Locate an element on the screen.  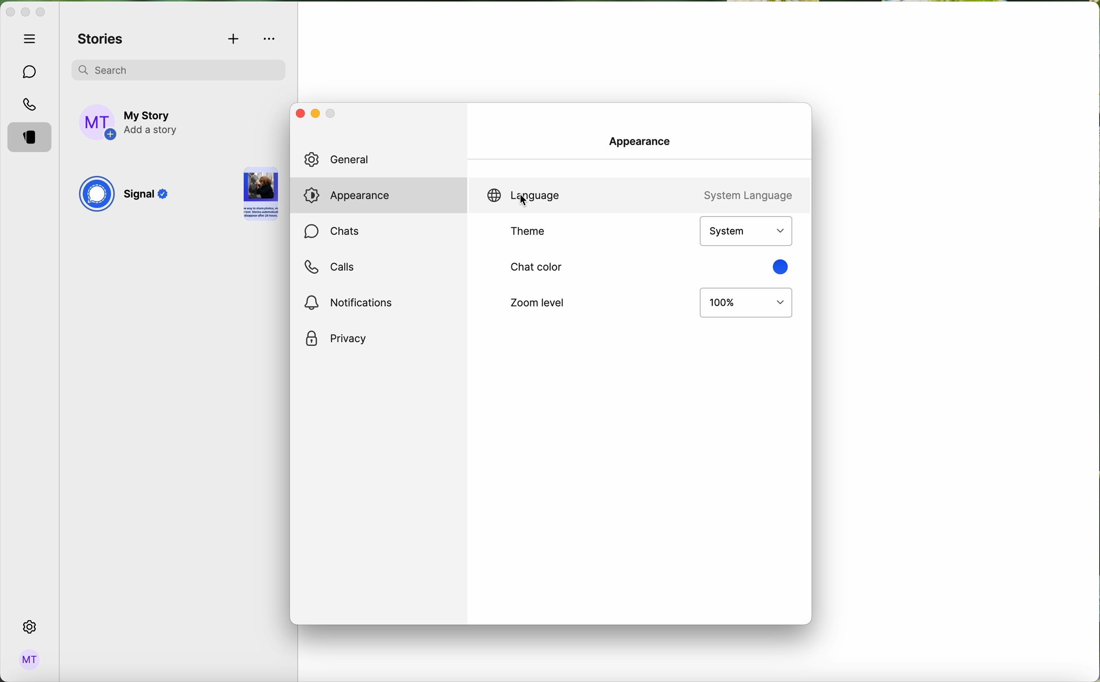
zoom level is located at coordinates (535, 302).